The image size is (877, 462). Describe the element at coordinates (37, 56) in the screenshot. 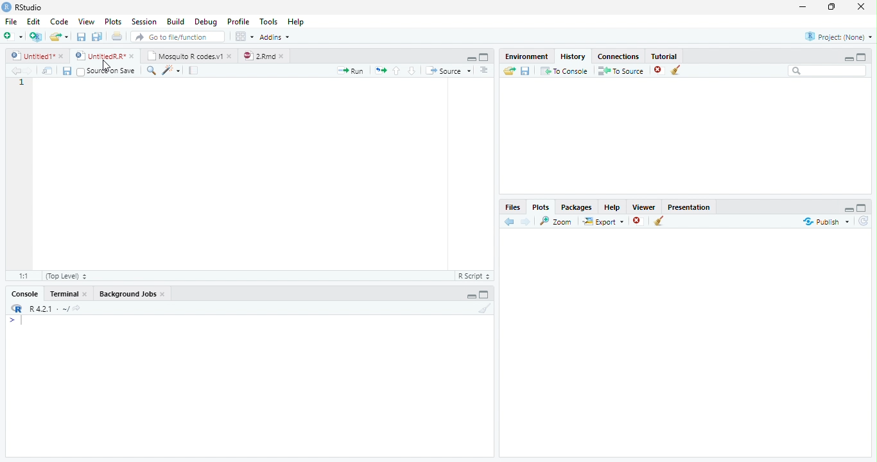

I see `Ungitied1*` at that location.